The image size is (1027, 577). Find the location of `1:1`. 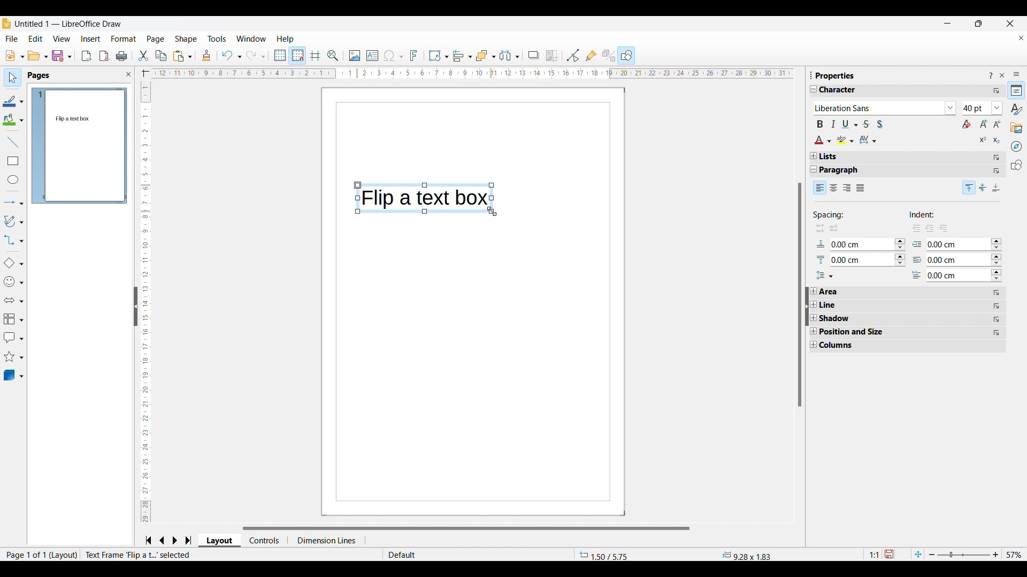

1:1 is located at coordinates (873, 555).